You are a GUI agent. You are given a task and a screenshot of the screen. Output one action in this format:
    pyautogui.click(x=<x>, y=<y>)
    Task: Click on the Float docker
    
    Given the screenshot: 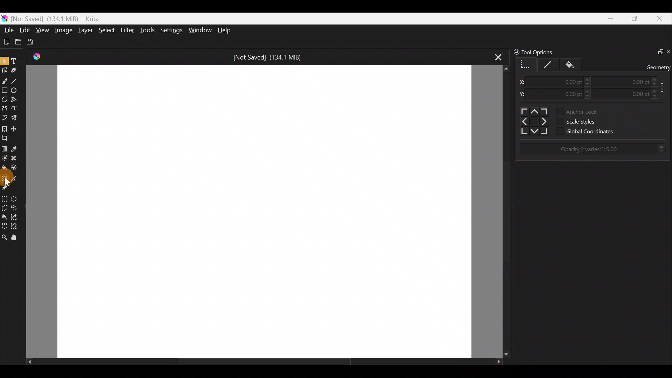 What is the action you would take?
    pyautogui.click(x=657, y=52)
    